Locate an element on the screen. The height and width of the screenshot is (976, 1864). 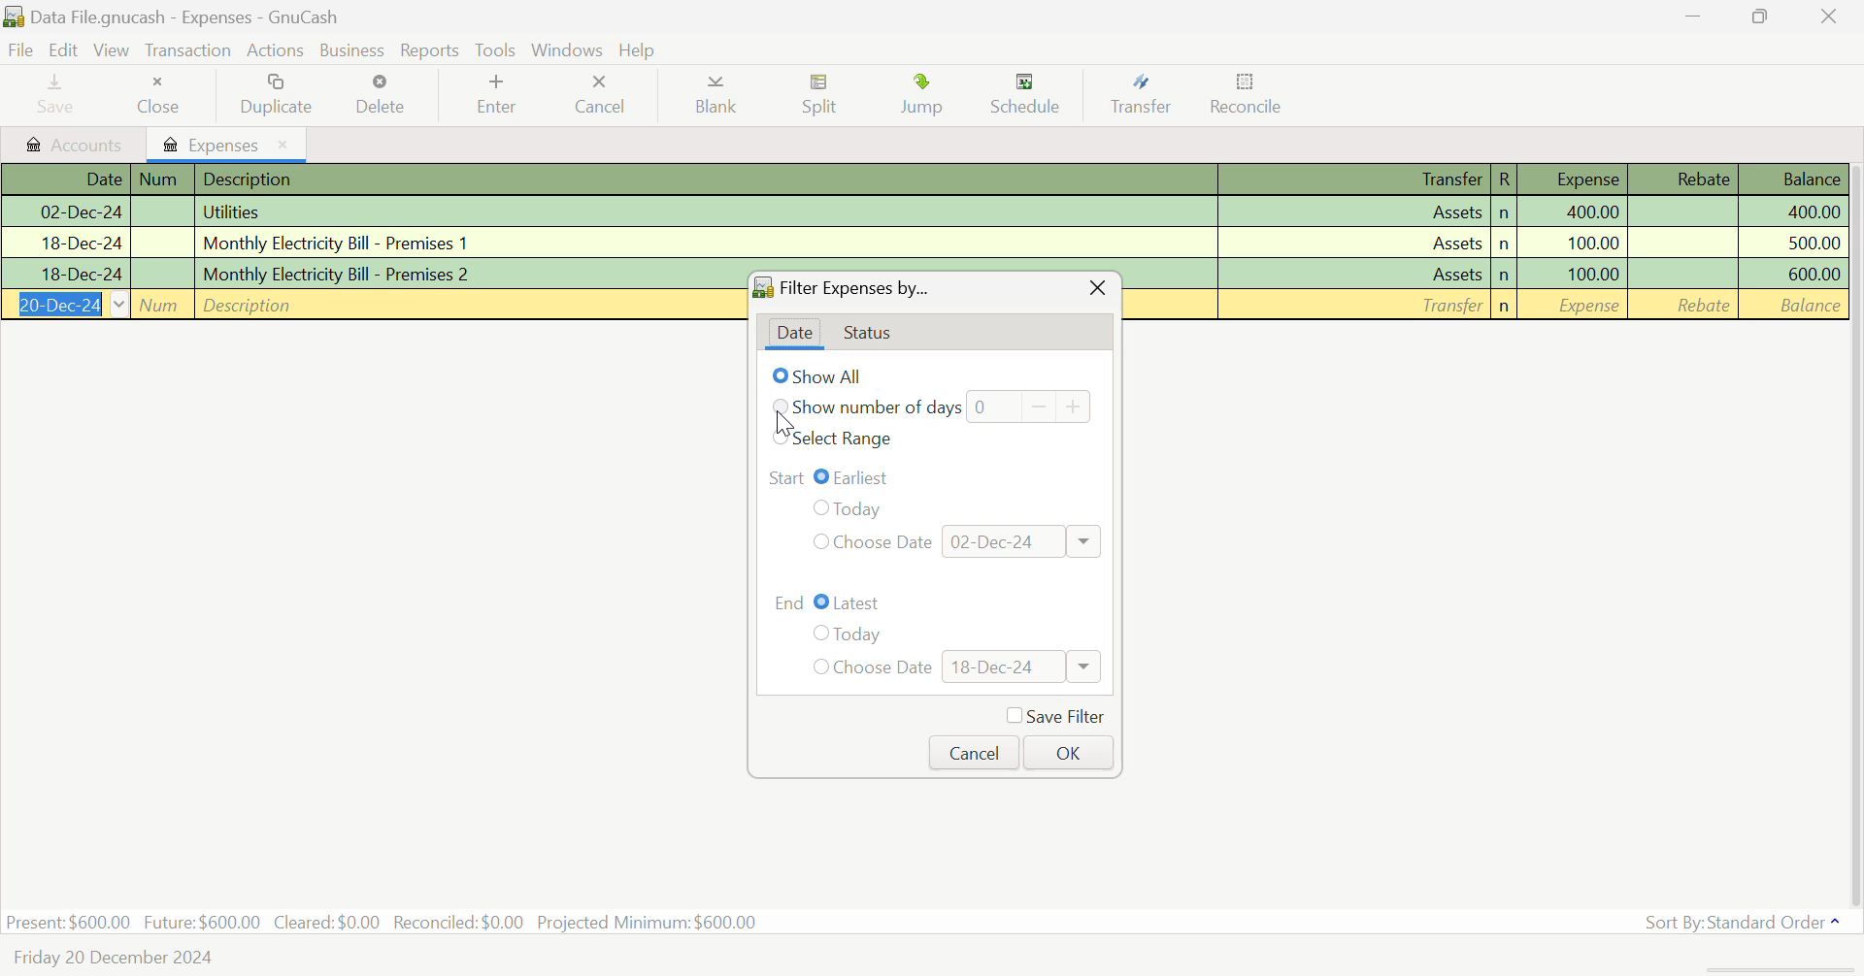
Expense is located at coordinates (1575, 179).